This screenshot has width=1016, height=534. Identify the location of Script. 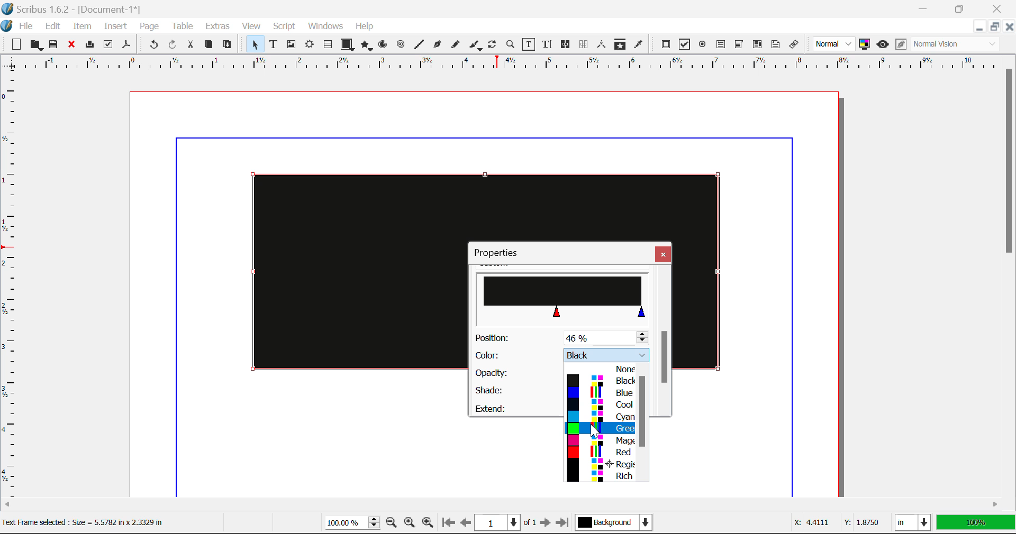
(285, 26).